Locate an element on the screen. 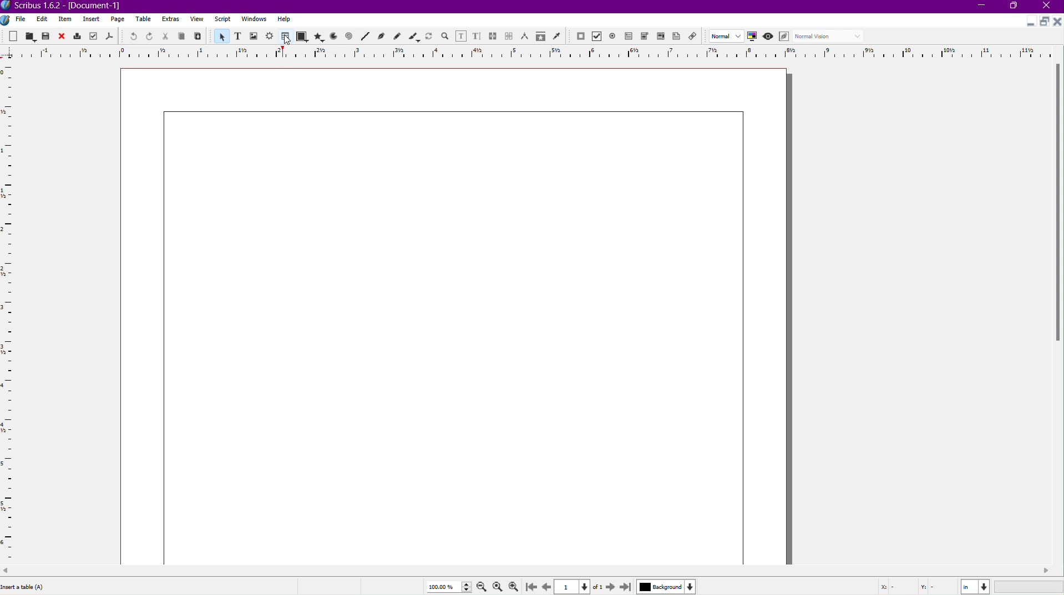 The image size is (1064, 595). PDF Combo Box is located at coordinates (646, 37).